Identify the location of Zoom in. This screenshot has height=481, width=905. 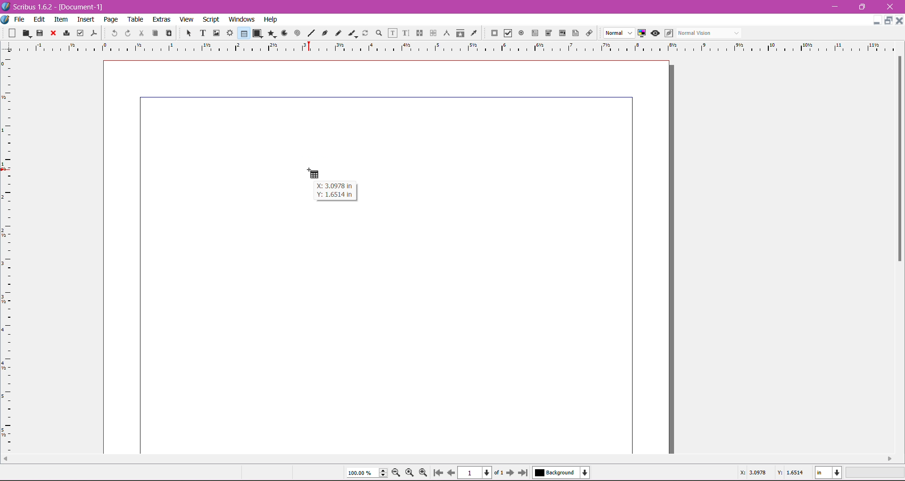
(424, 473).